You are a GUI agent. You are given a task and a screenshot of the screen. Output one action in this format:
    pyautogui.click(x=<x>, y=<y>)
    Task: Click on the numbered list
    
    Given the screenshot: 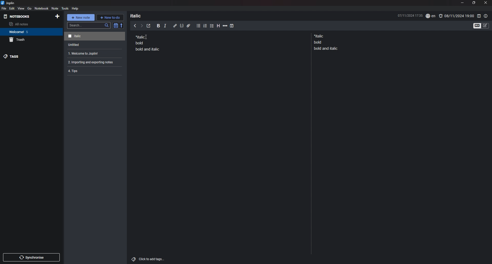 What is the action you would take?
    pyautogui.click(x=205, y=26)
    